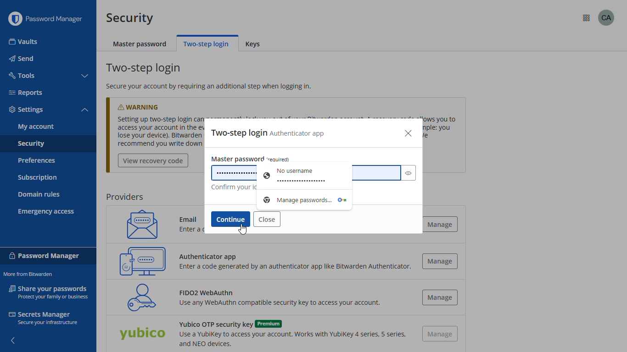 This screenshot has height=352, width=627. I want to click on close, so click(409, 134).